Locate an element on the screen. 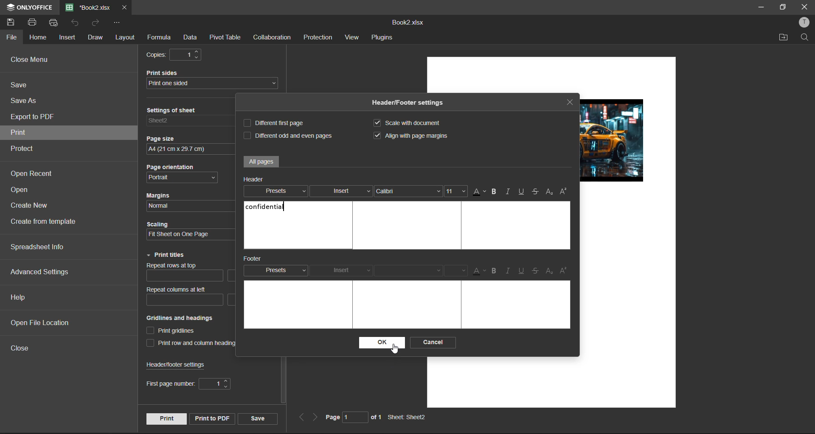 The width and height of the screenshot is (815, 434). font style is located at coordinates (412, 272).